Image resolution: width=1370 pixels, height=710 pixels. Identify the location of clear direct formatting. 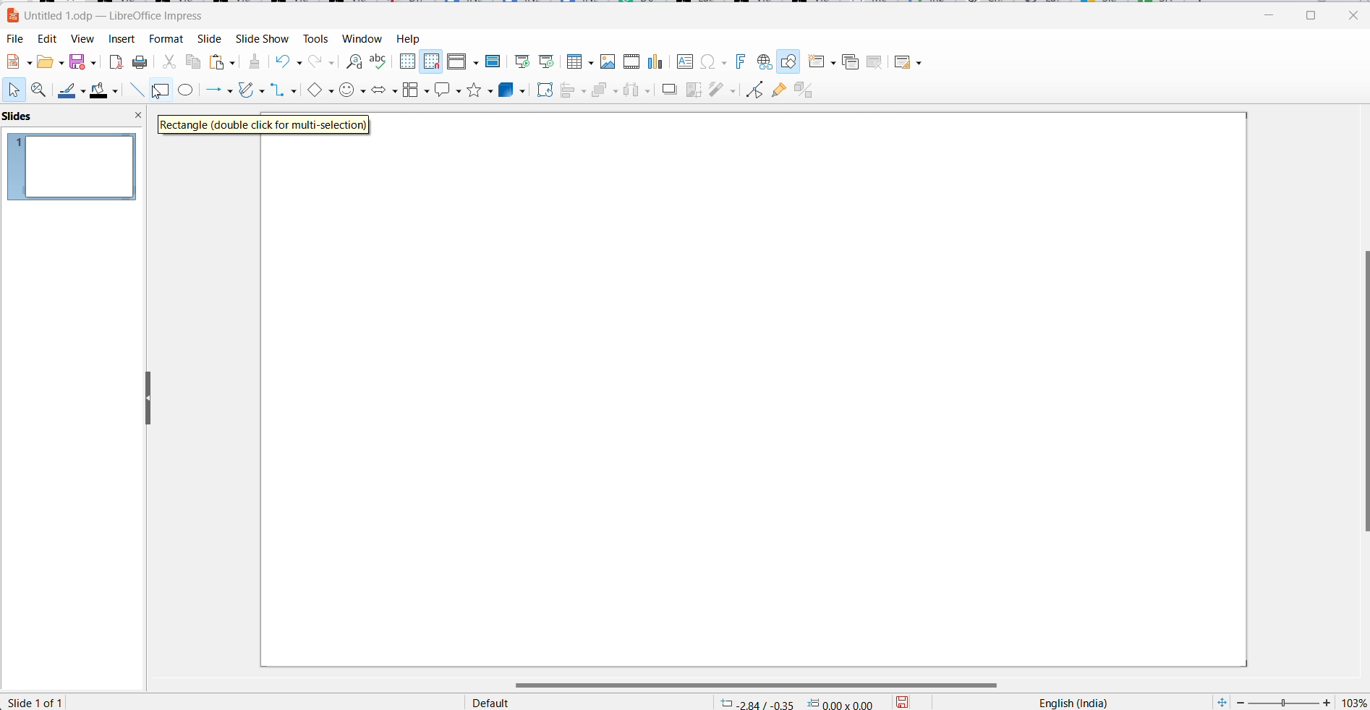
(253, 61).